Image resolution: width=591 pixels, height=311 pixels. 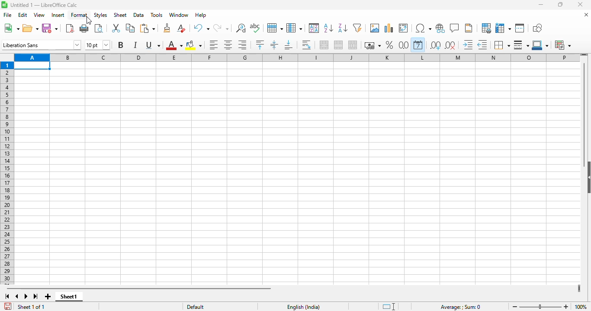 What do you see at coordinates (314, 28) in the screenshot?
I see `sort` at bounding box center [314, 28].